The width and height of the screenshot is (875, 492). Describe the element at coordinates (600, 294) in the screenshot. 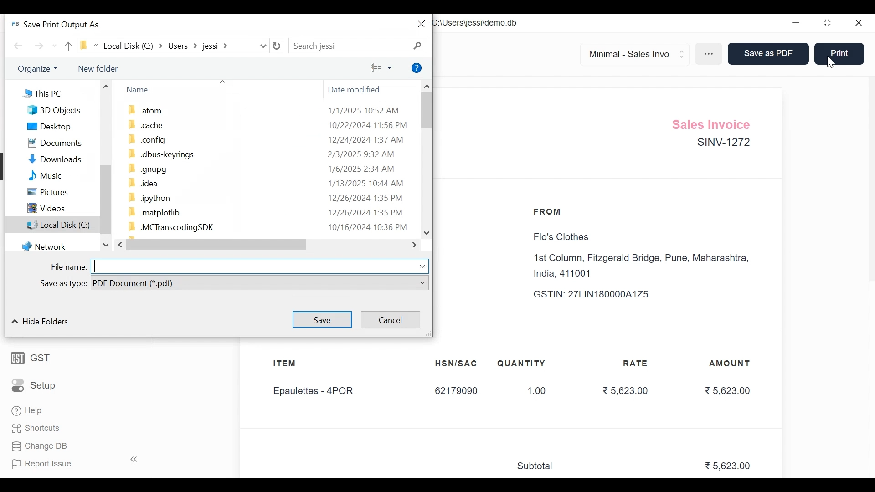

I see `GSTIN: 27LIN180000A1Z5` at that location.